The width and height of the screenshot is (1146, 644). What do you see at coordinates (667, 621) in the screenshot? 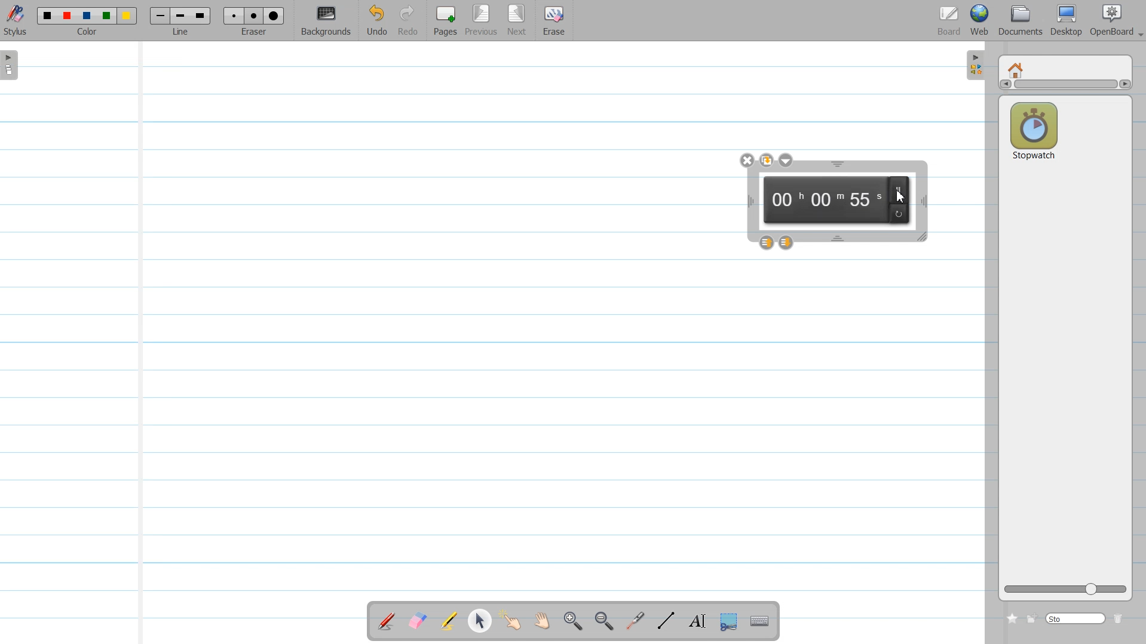
I see `Draw Line` at bounding box center [667, 621].